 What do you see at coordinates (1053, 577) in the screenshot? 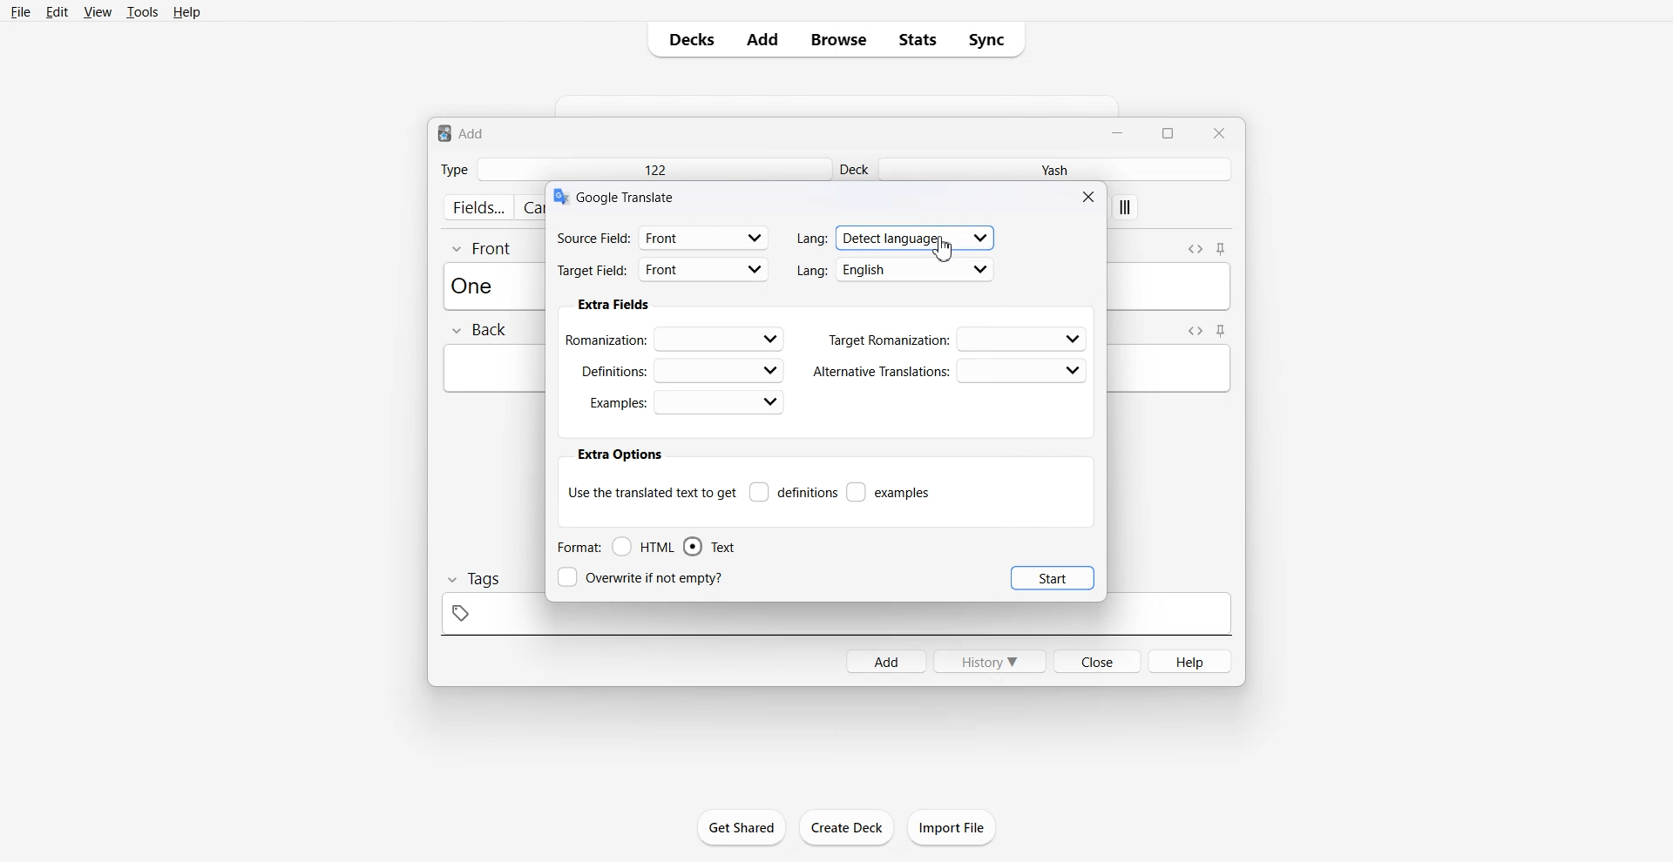
I see `Start` at bounding box center [1053, 577].